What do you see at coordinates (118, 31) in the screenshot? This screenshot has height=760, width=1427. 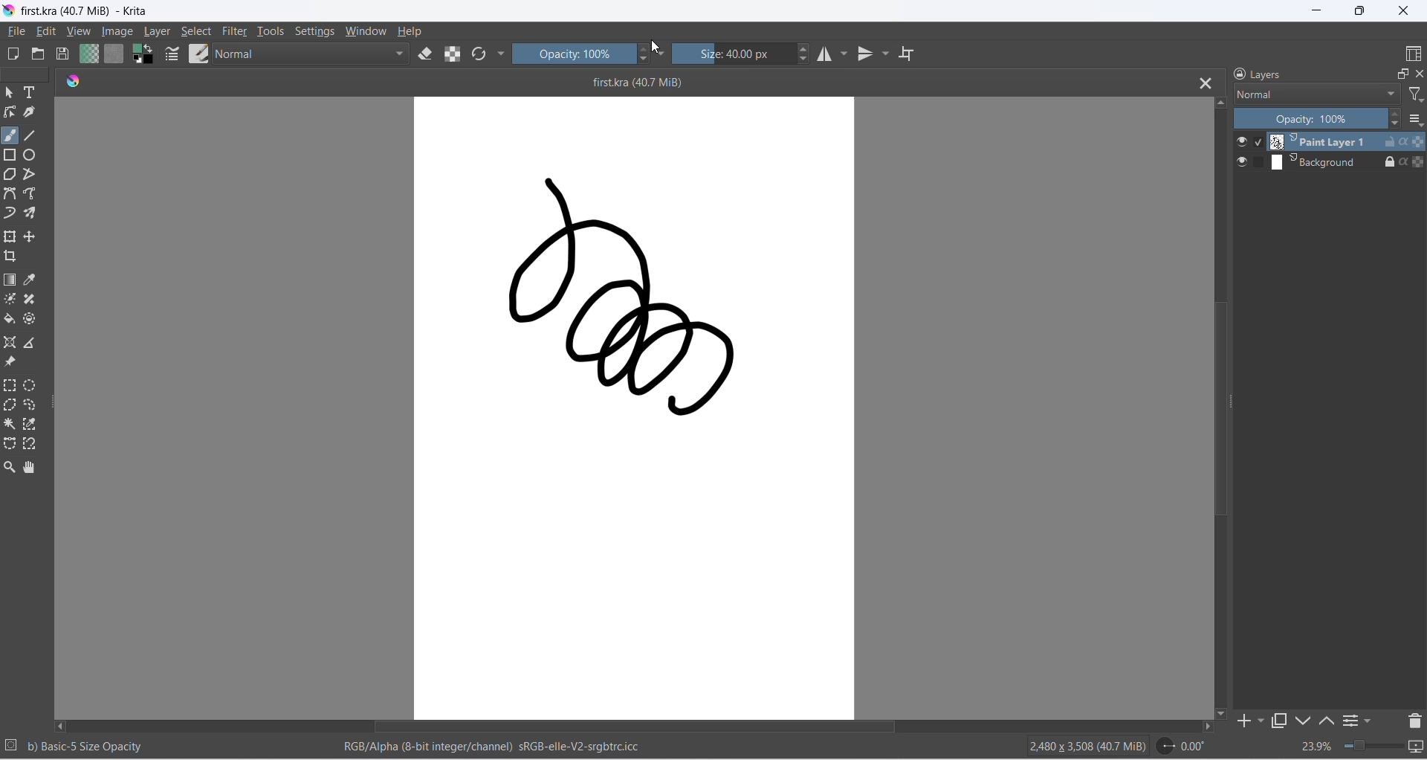 I see `image` at bounding box center [118, 31].